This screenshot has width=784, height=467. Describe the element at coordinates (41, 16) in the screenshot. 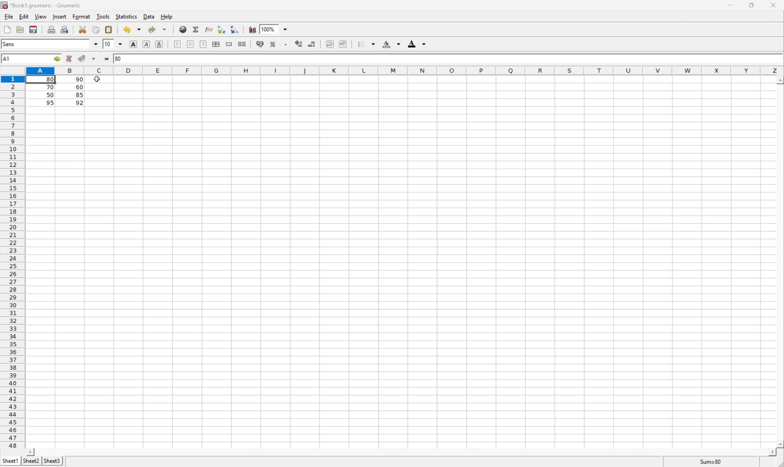

I see `View` at that location.